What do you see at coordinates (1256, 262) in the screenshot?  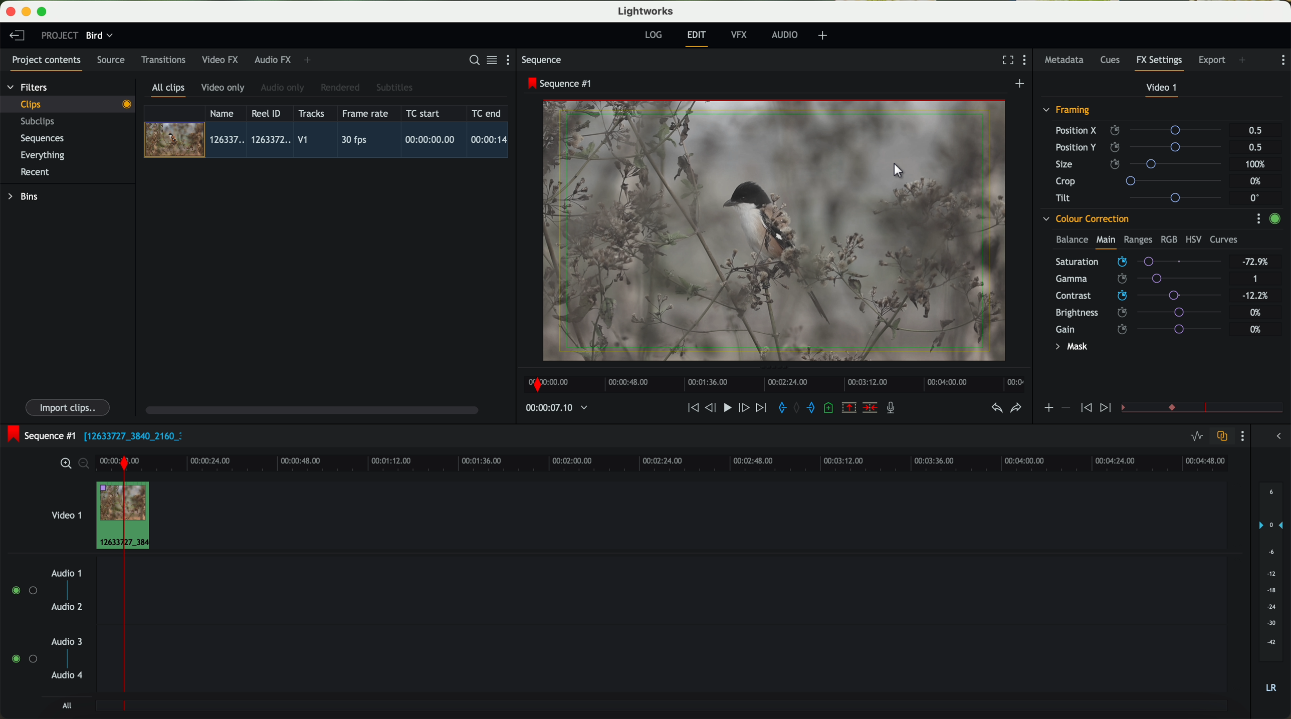 I see `73.8%` at bounding box center [1256, 262].